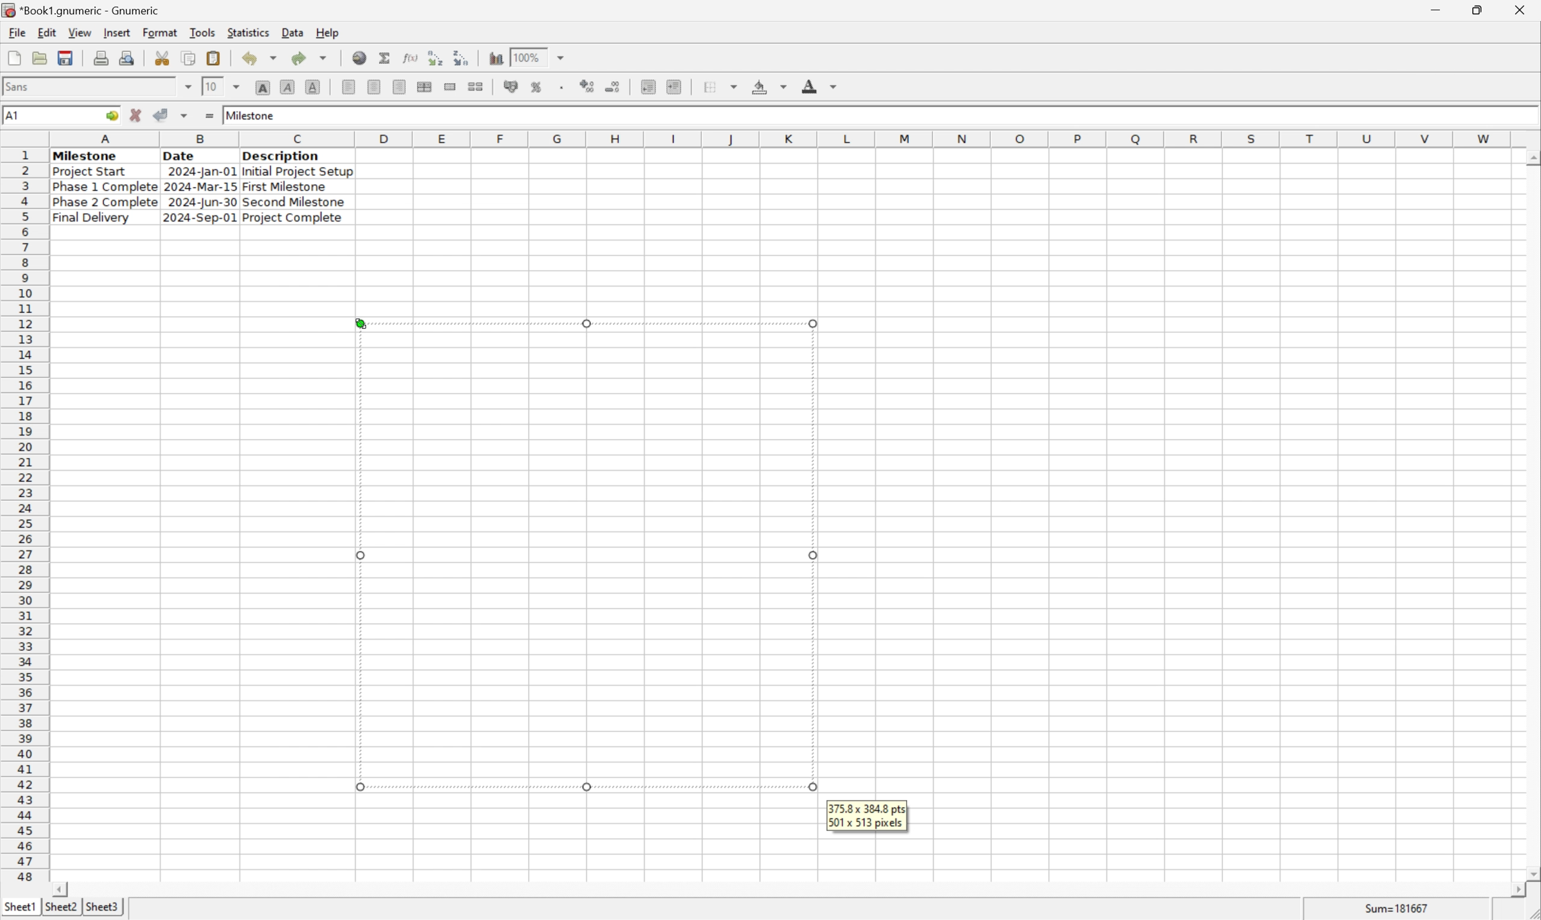 The width and height of the screenshot is (1541, 920). I want to click on file, so click(17, 33).